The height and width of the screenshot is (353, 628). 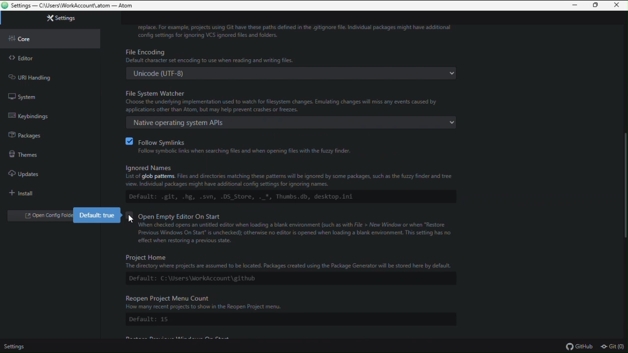 What do you see at coordinates (292, 261) in the screenshot?
I see `project home` at bounding box center [292, 261].